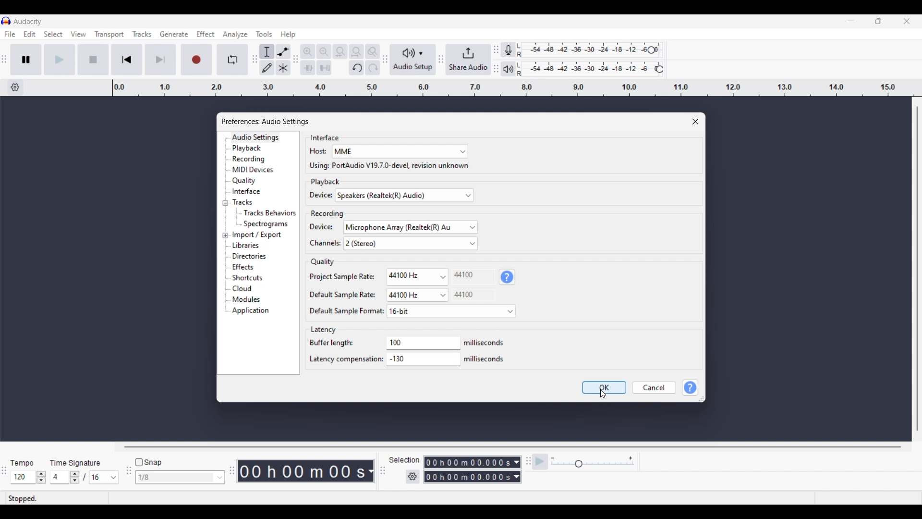 The image size is (922, 519). Describe the element at coordinates (267, 51) in the screenshot. I see `Selection tool` at that location.